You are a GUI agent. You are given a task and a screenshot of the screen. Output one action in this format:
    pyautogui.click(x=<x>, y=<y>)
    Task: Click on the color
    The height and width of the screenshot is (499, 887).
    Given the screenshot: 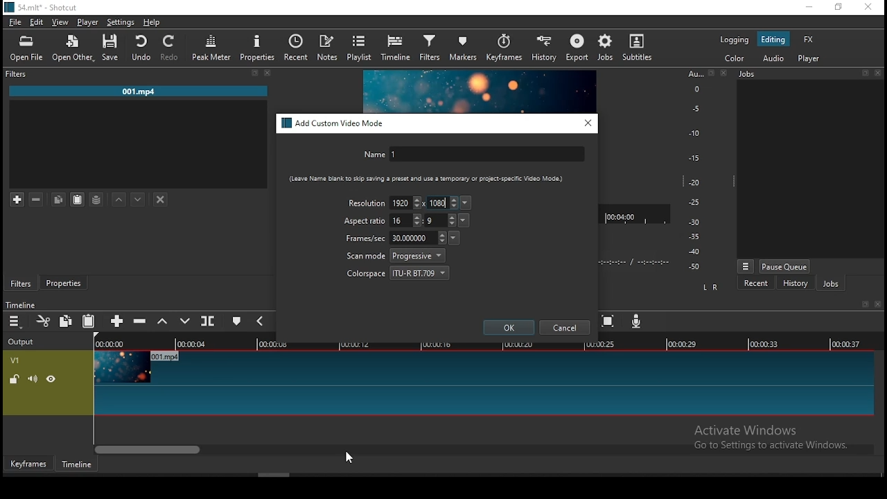 What is the action you would take?
    pyautogui.click(x=734, y=58)
    